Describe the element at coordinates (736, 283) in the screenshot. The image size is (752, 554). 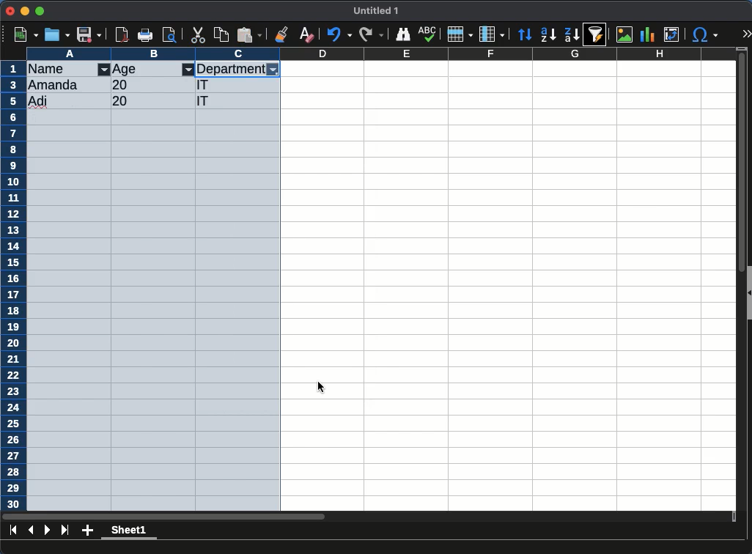
I see `scroll` at that location.